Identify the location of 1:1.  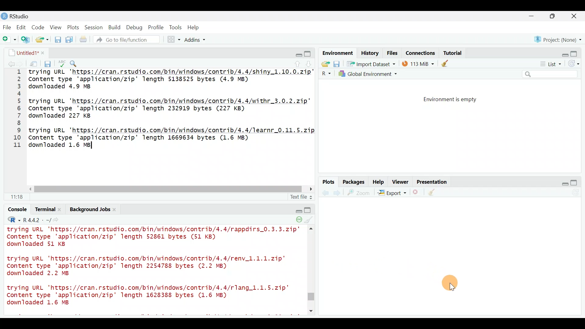
(18, 196).